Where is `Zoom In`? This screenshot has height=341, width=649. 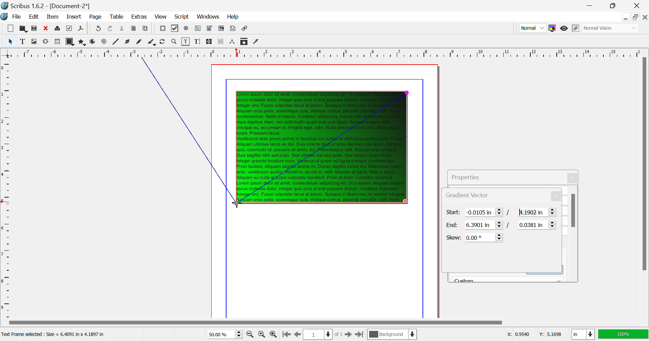
Zoom In is located at coordinates (274, 335).